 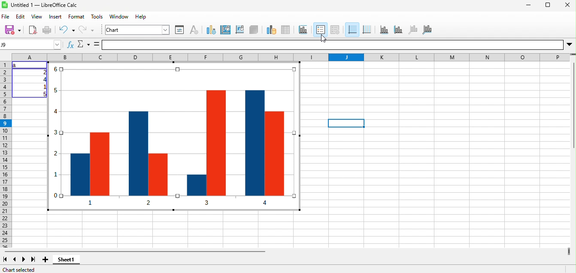 What do you see at coordinates (44, 72) in the screenshot?
I see `2` at bounding box center [44, 72].